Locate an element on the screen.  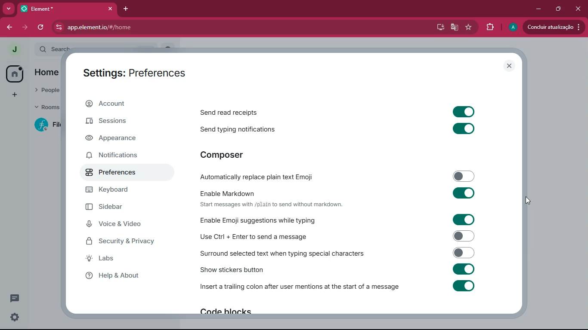
home is located at coordinates (15, 73).